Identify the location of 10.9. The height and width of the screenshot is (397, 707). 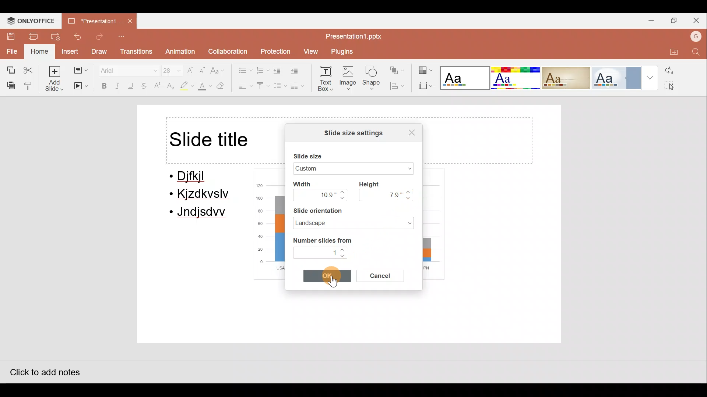
(315, 194).